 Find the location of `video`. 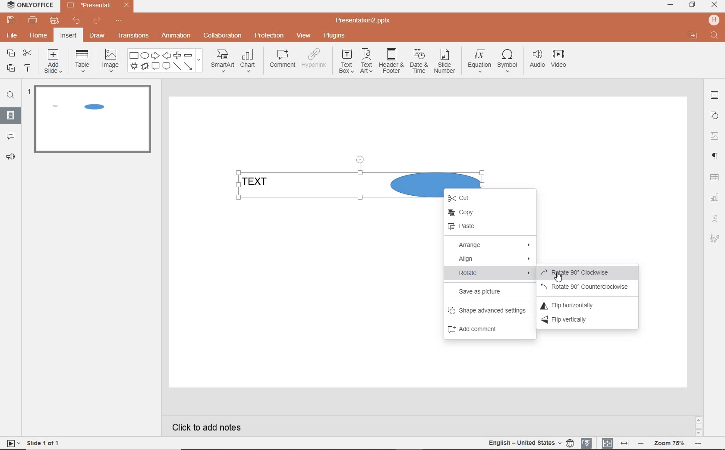

video is located at coordinates (559, 60).